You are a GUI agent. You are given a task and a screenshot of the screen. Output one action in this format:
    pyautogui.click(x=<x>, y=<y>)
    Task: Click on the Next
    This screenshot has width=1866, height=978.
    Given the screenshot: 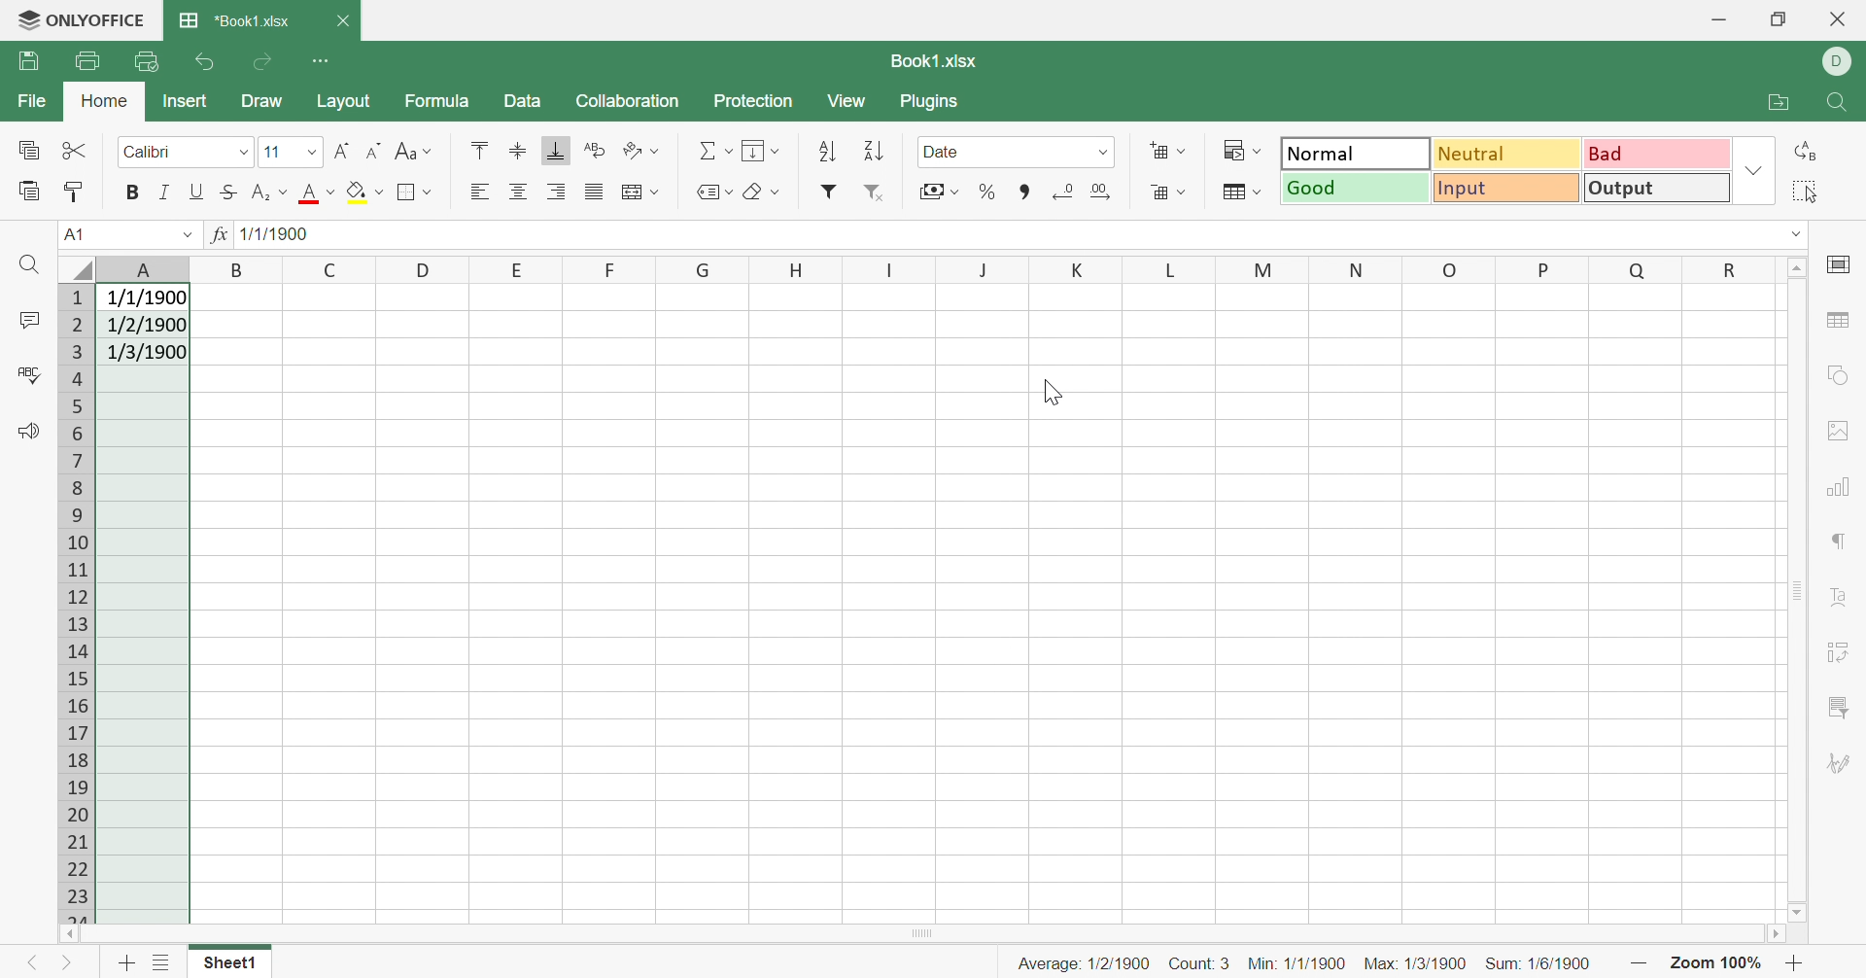 What is the action you would take?
    pyautogui.click(x=67, y=963)
    